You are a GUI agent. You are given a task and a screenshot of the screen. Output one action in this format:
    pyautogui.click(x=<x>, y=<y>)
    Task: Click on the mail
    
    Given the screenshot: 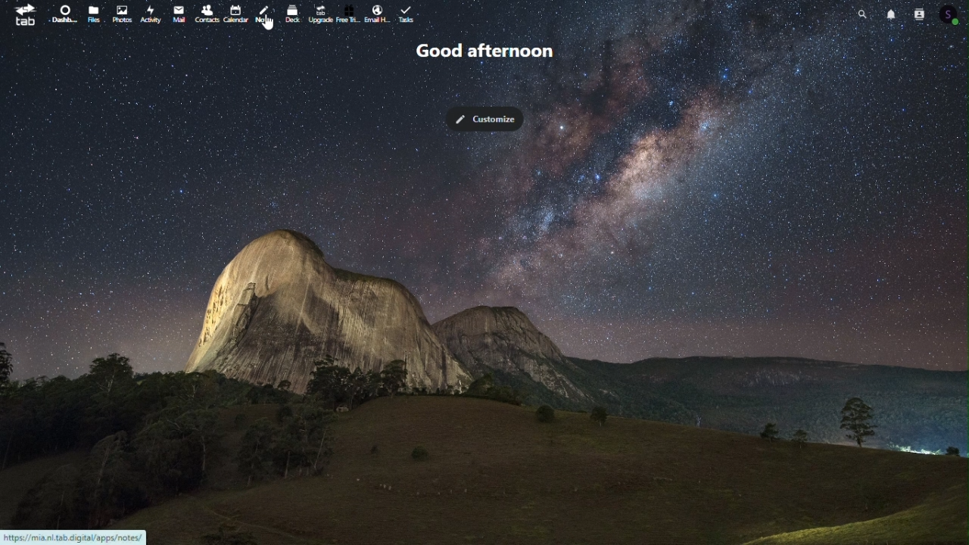 What is the action you would take?
    pyautogui.click(x=175, y=14)
    